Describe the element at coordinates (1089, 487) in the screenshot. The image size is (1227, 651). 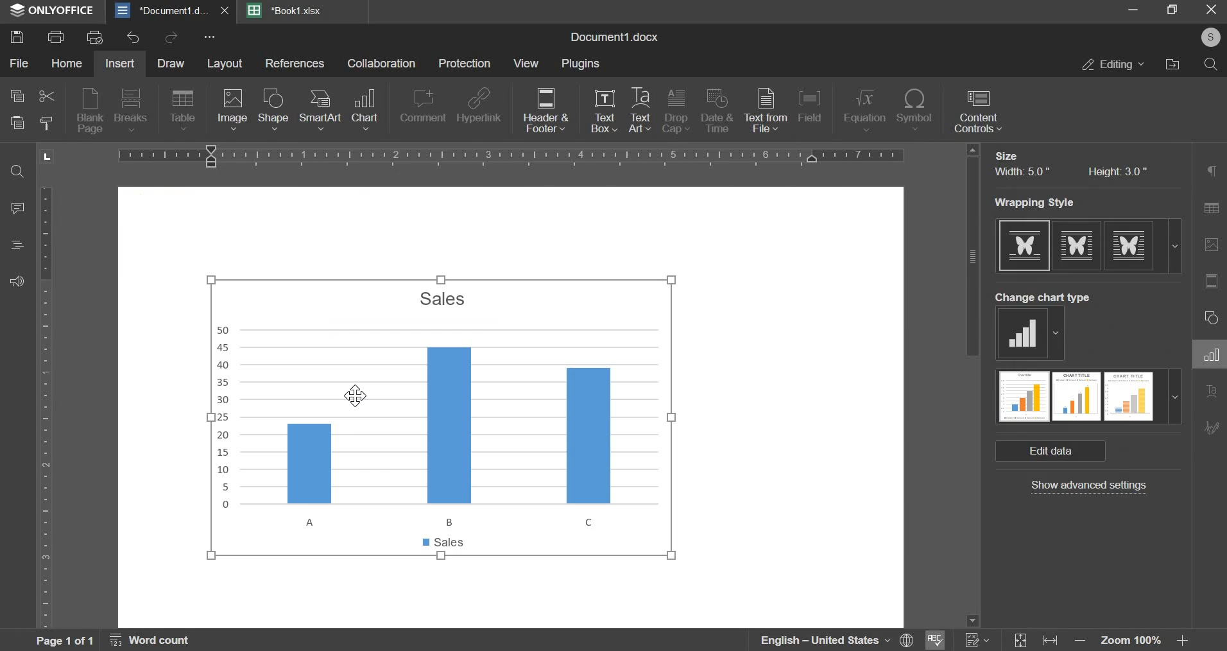
I see `show advanced settings` at that location.